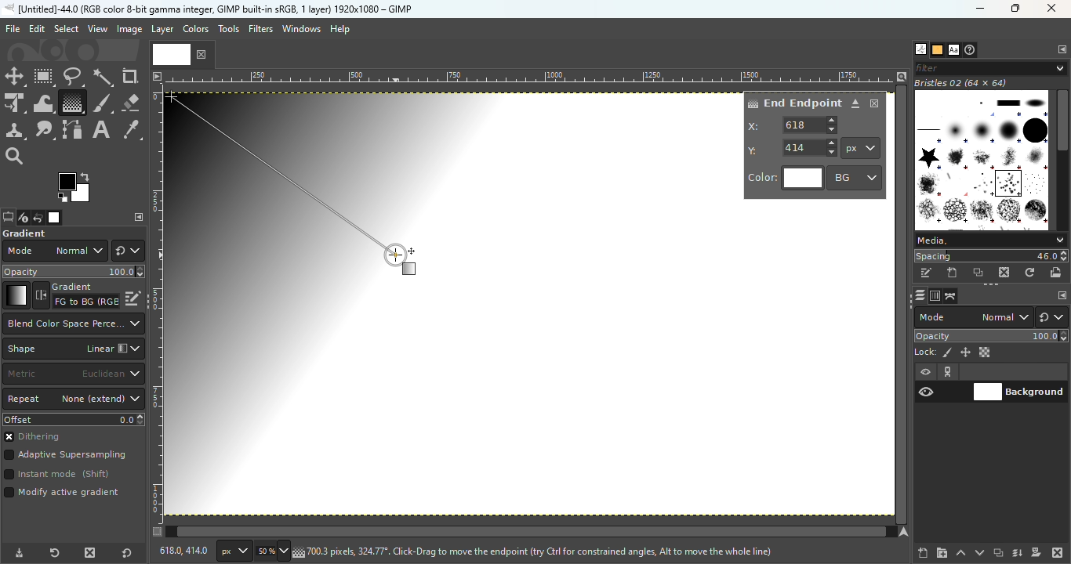 The height and width of the screenshot is (564, 1071). Describe the element at coordinates (1037, 552) in the screenshot. I see `Add a mask that allows non destructive editing of transperency` at that location.